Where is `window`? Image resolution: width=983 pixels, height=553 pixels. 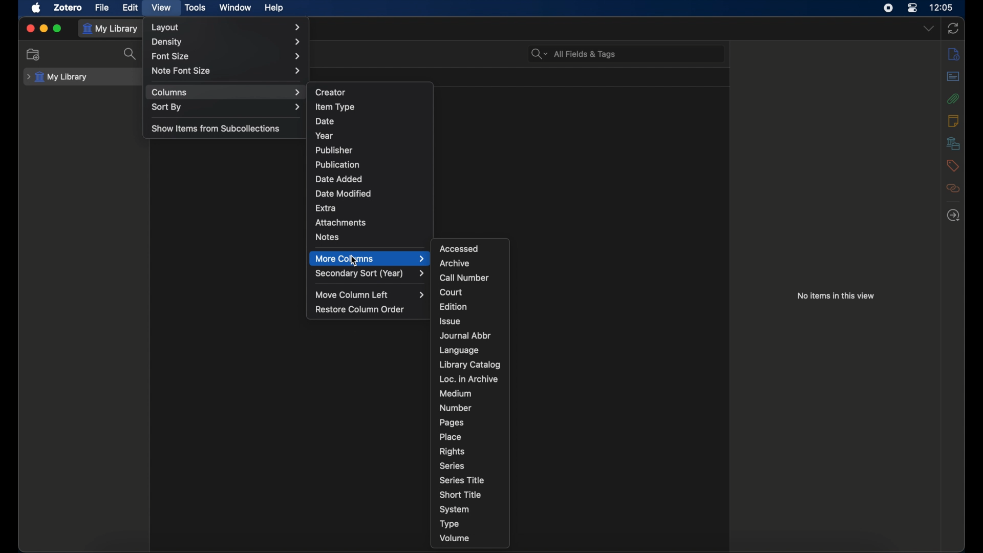 window is located at coordinates (234, 7).